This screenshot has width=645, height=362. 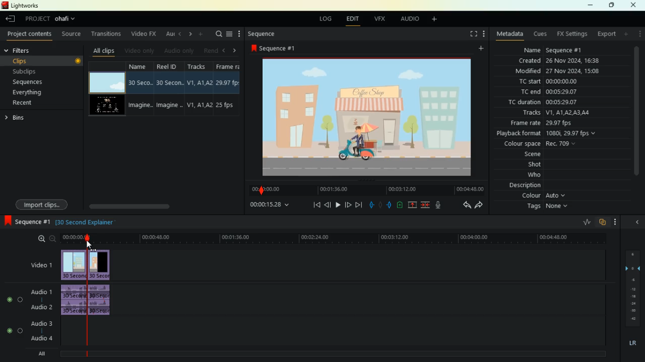 I want to click on name, so click(x=141, y=66).